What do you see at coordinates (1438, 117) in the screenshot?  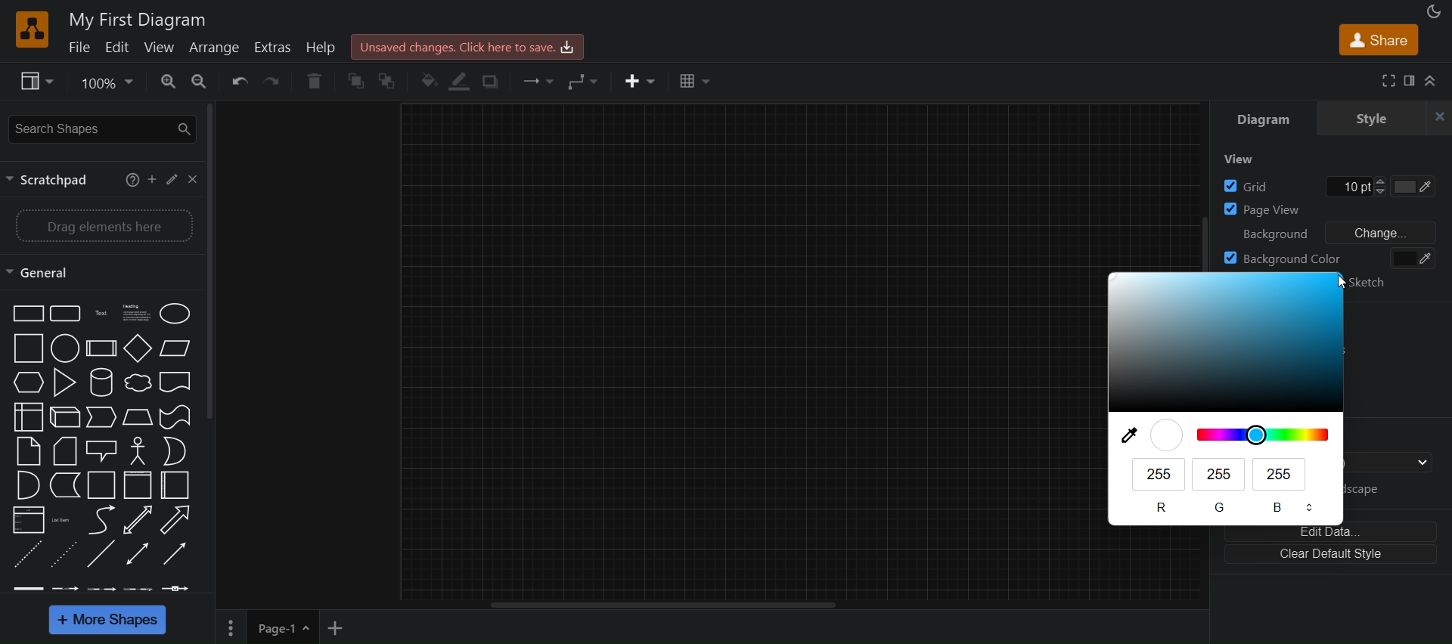 I see `close` at bounding box center [1438, 117].